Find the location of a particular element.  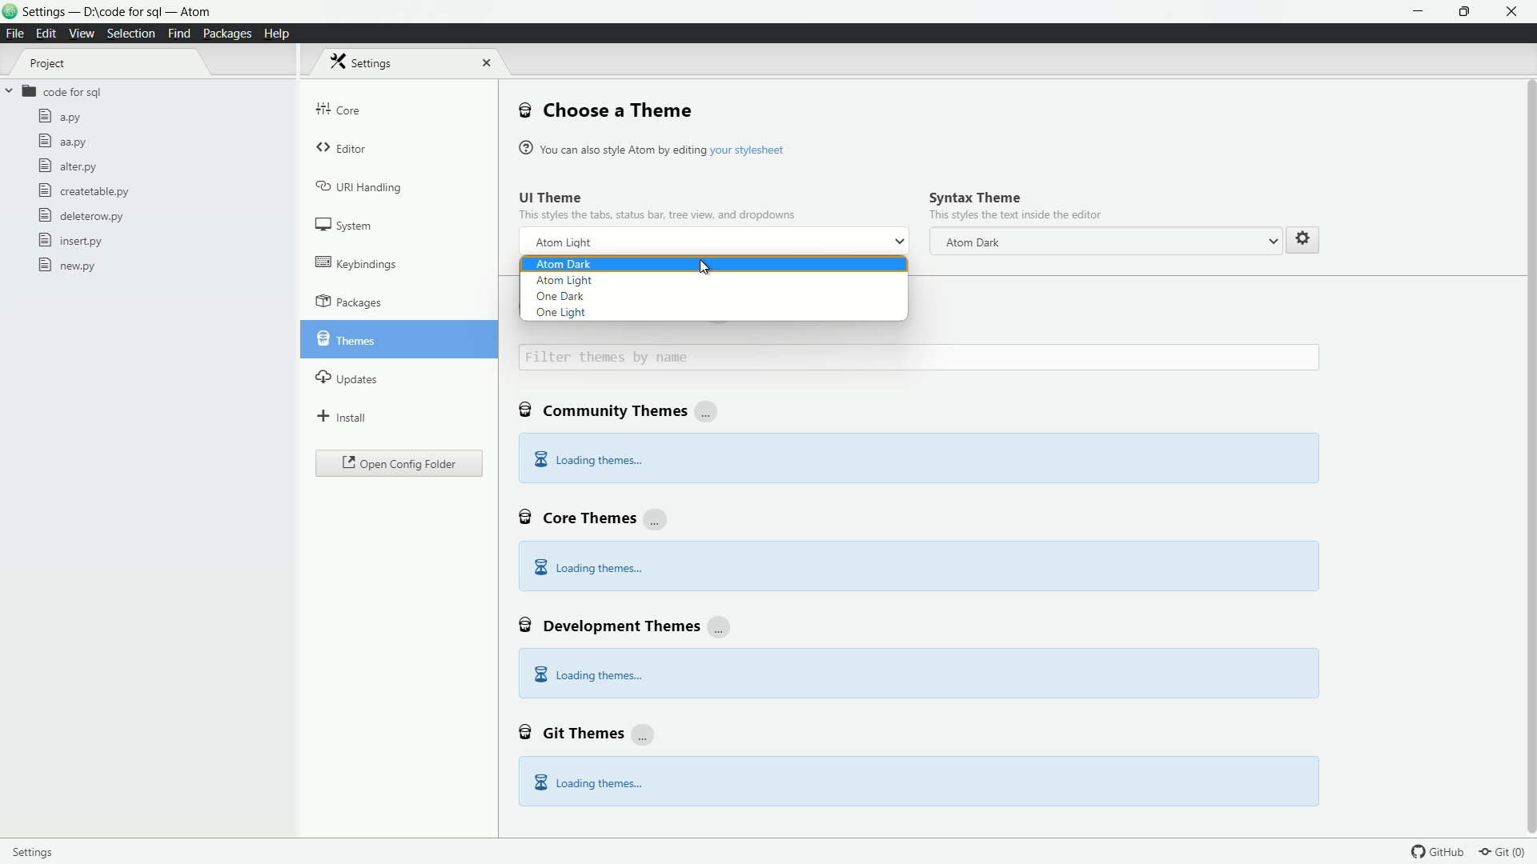

community theme is located at coordinates (621, 412).